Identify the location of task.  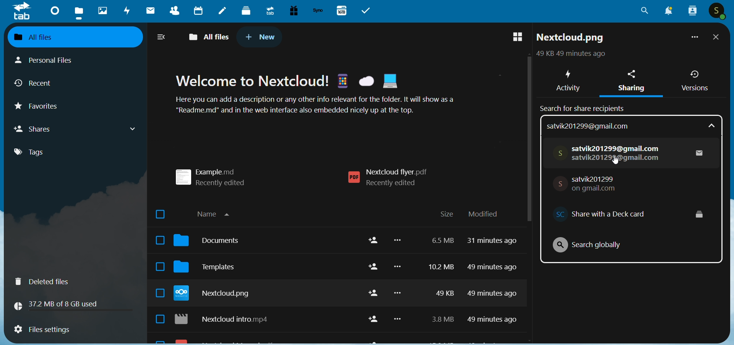
(368, 11).